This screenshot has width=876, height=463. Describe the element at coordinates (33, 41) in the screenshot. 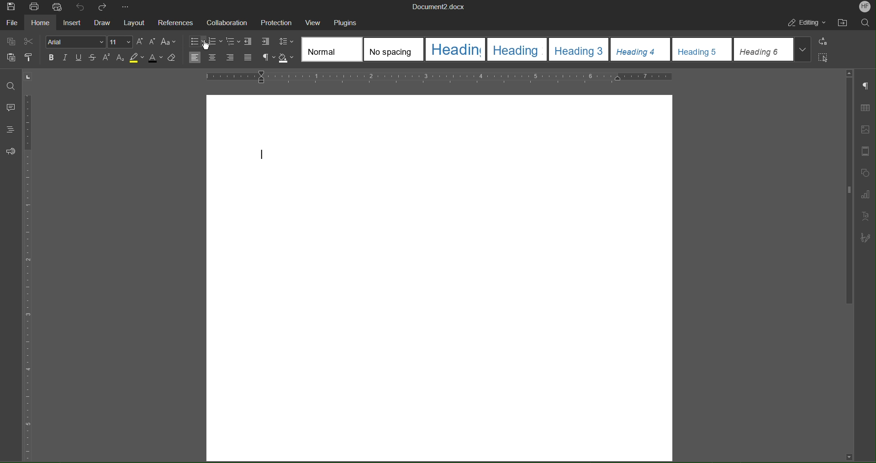

I see `Cut` at that location.